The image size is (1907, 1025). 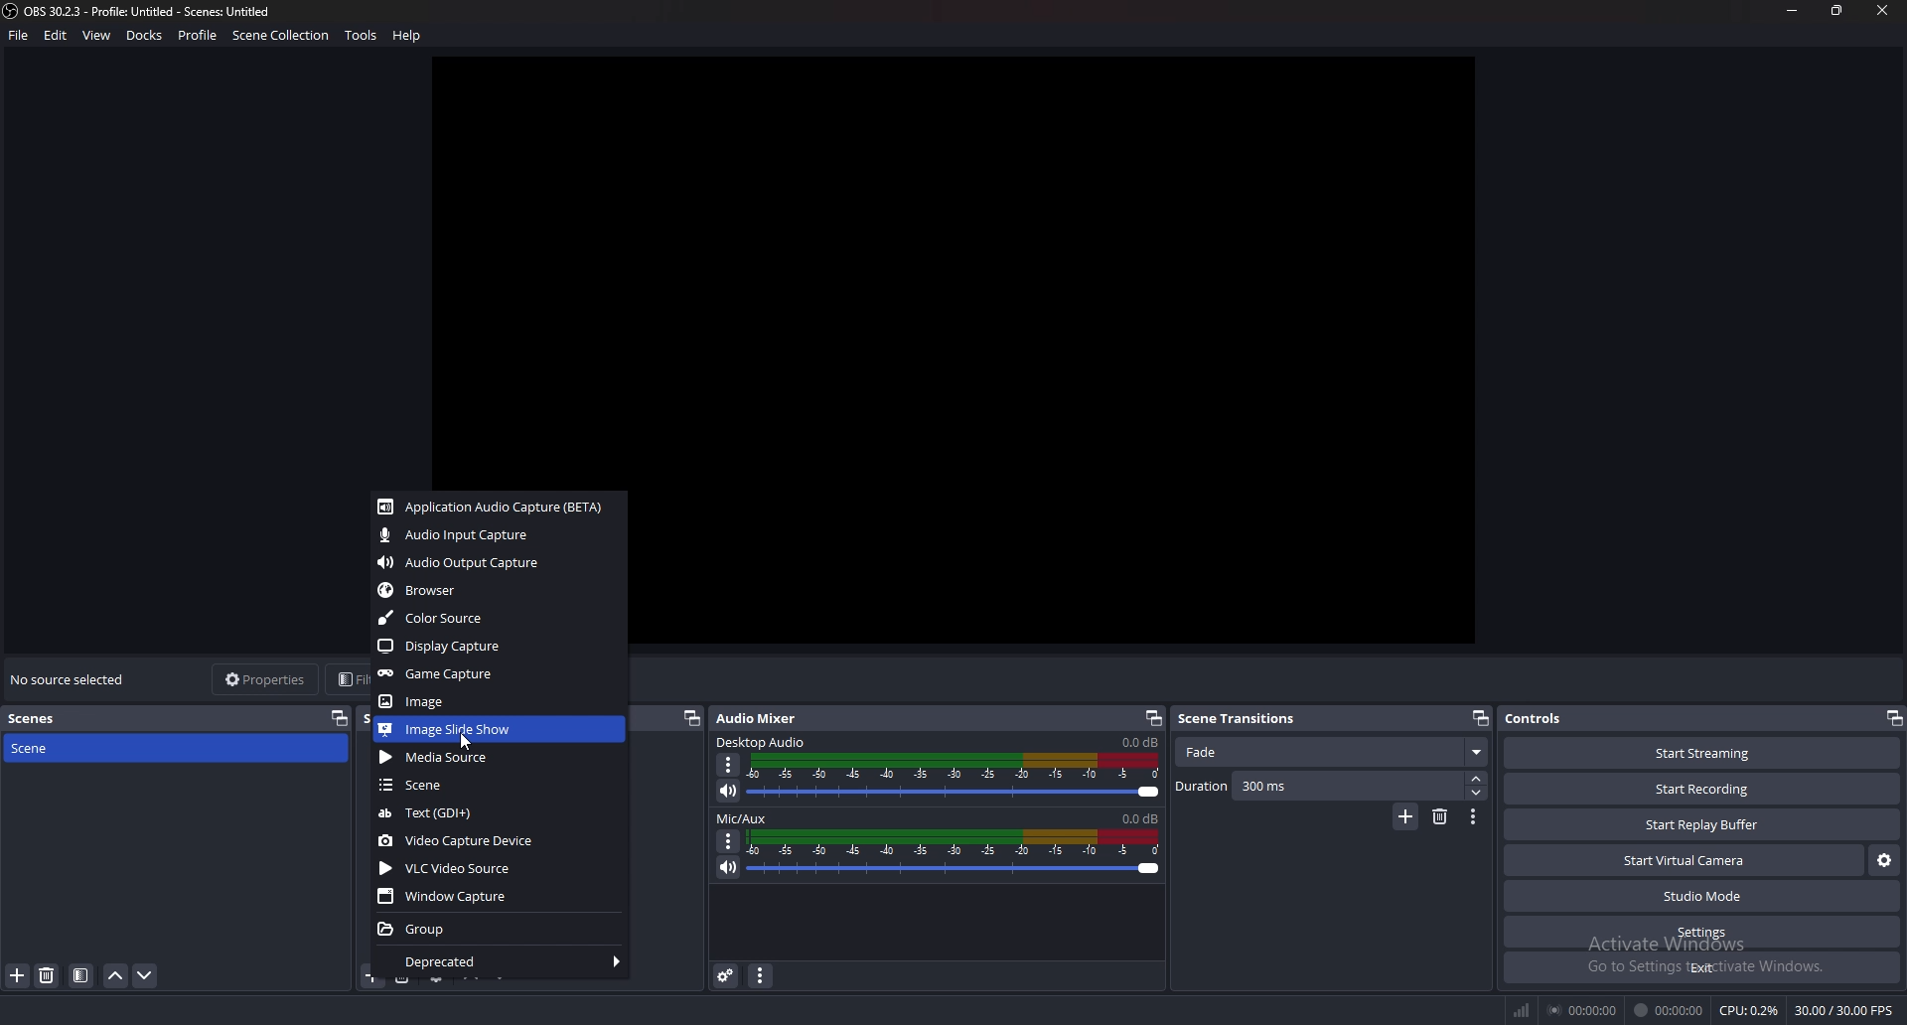 I want to click on move scene down, so click(x=145, y=975).